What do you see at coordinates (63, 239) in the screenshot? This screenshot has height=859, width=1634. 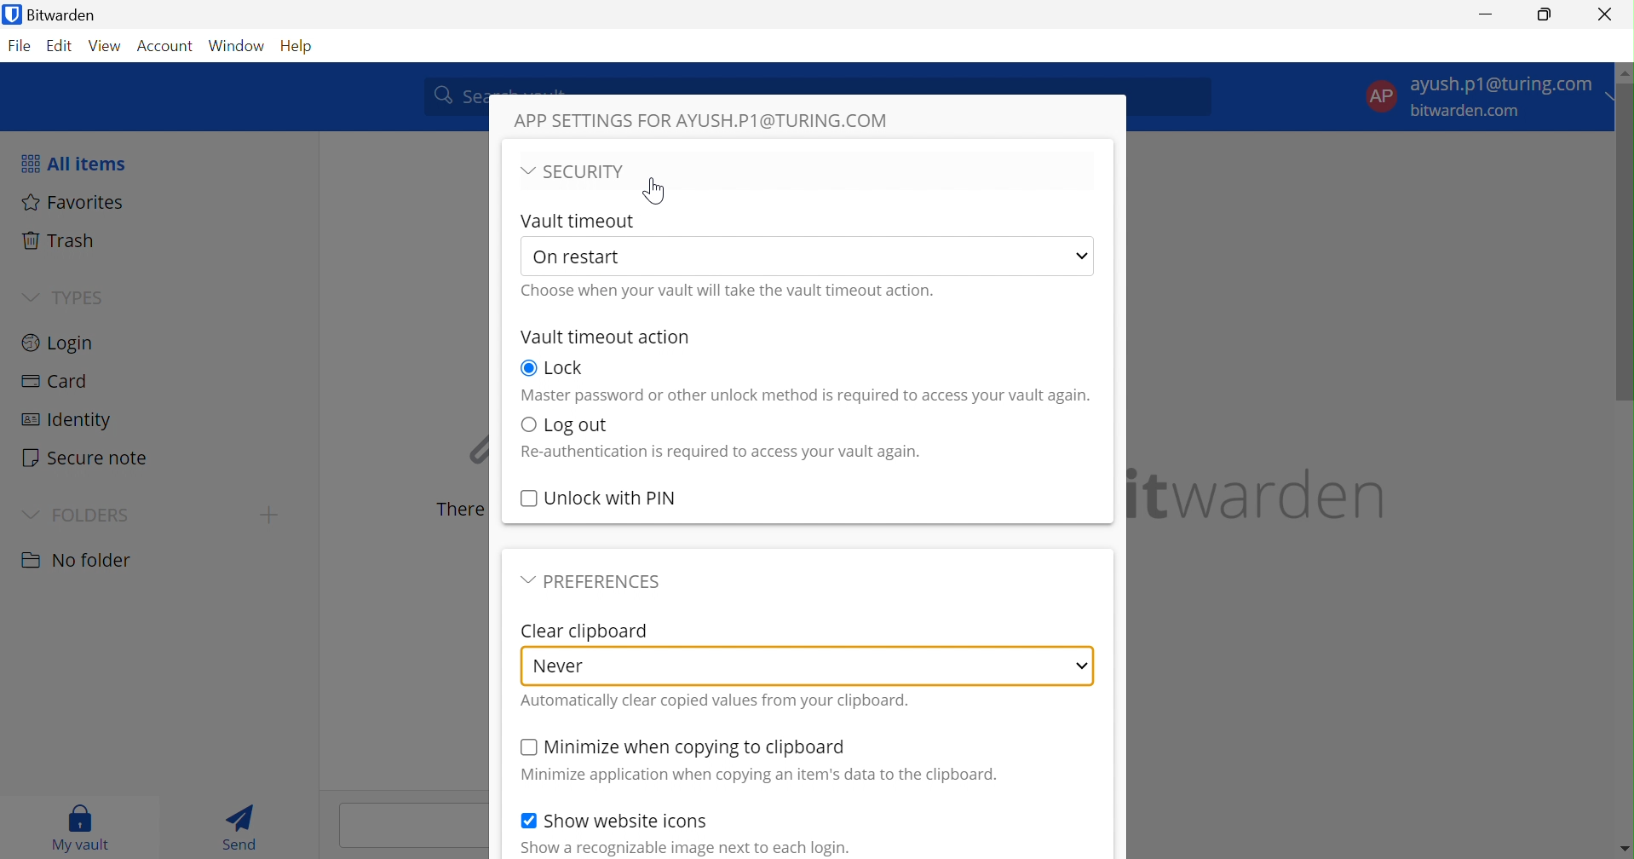 I see `Trash` at bounding box center [63, 239].